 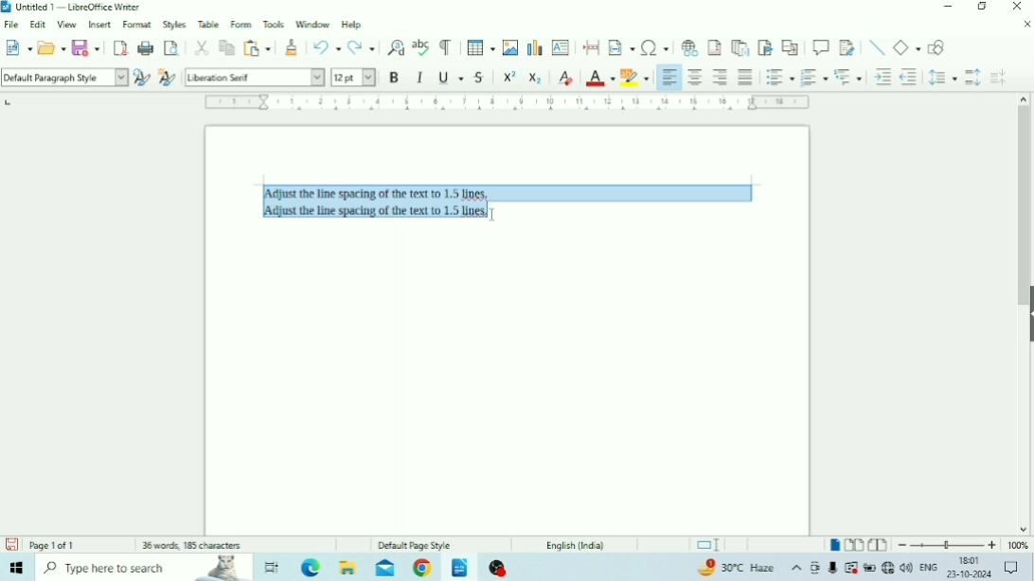 What do you see at coordinates (562, 47) in the screenshot?
I see `Insert Text Box` at bounding box center [562, 47].